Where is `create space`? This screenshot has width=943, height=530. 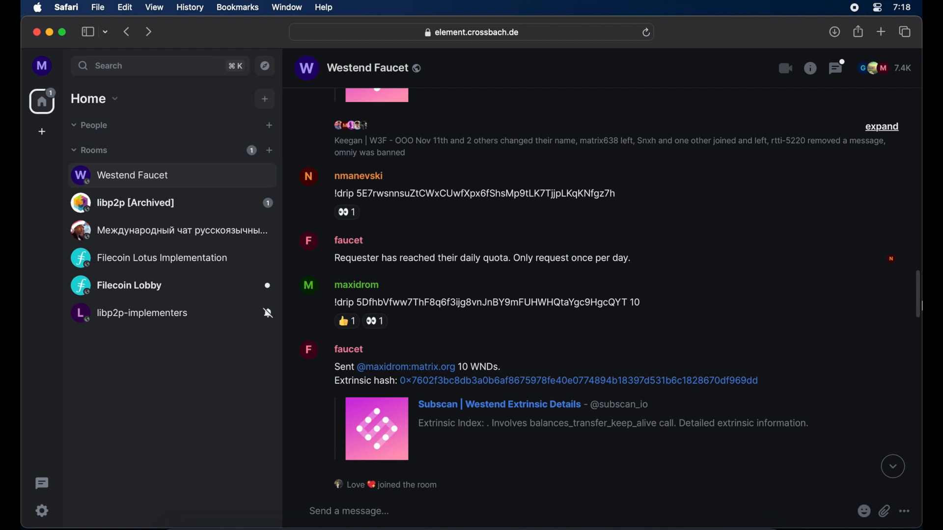
create space is located at coordinates (42, 132).